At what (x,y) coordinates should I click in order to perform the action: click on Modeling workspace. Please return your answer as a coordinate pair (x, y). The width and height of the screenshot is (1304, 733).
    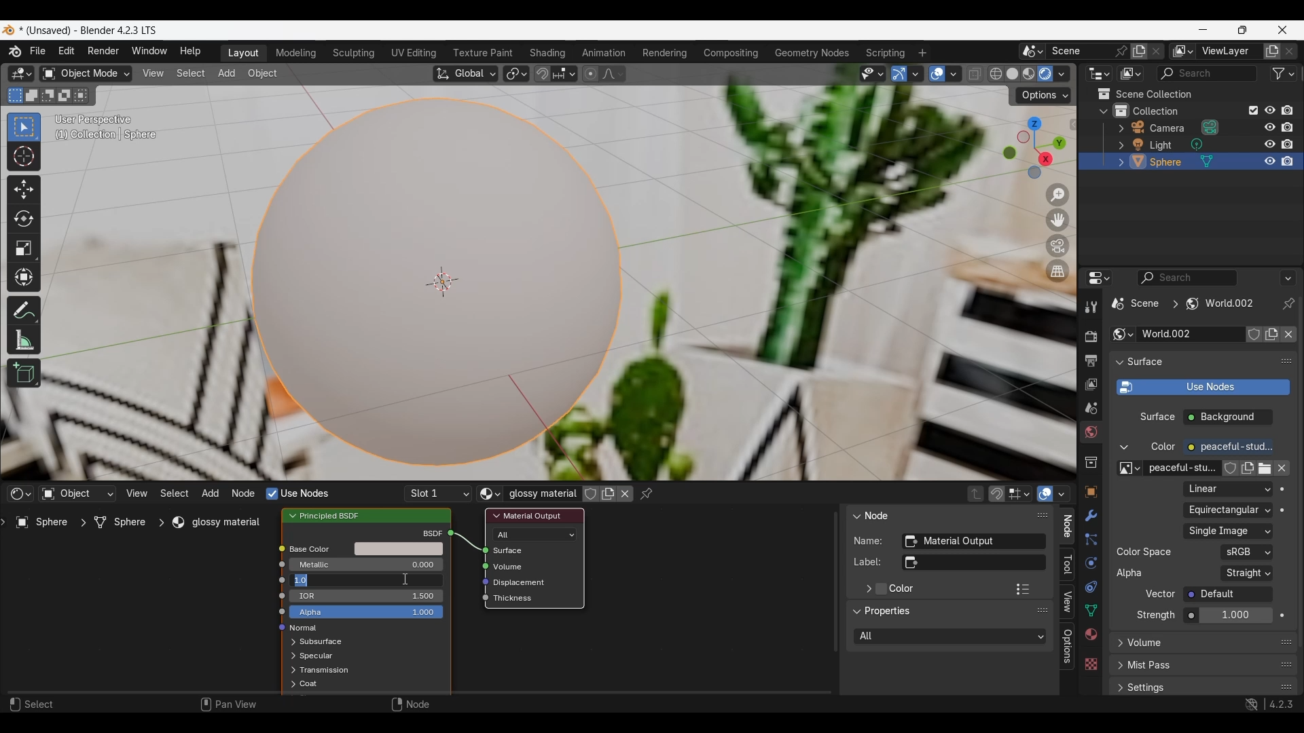
    Looking at the image, I should click on (297, 53).